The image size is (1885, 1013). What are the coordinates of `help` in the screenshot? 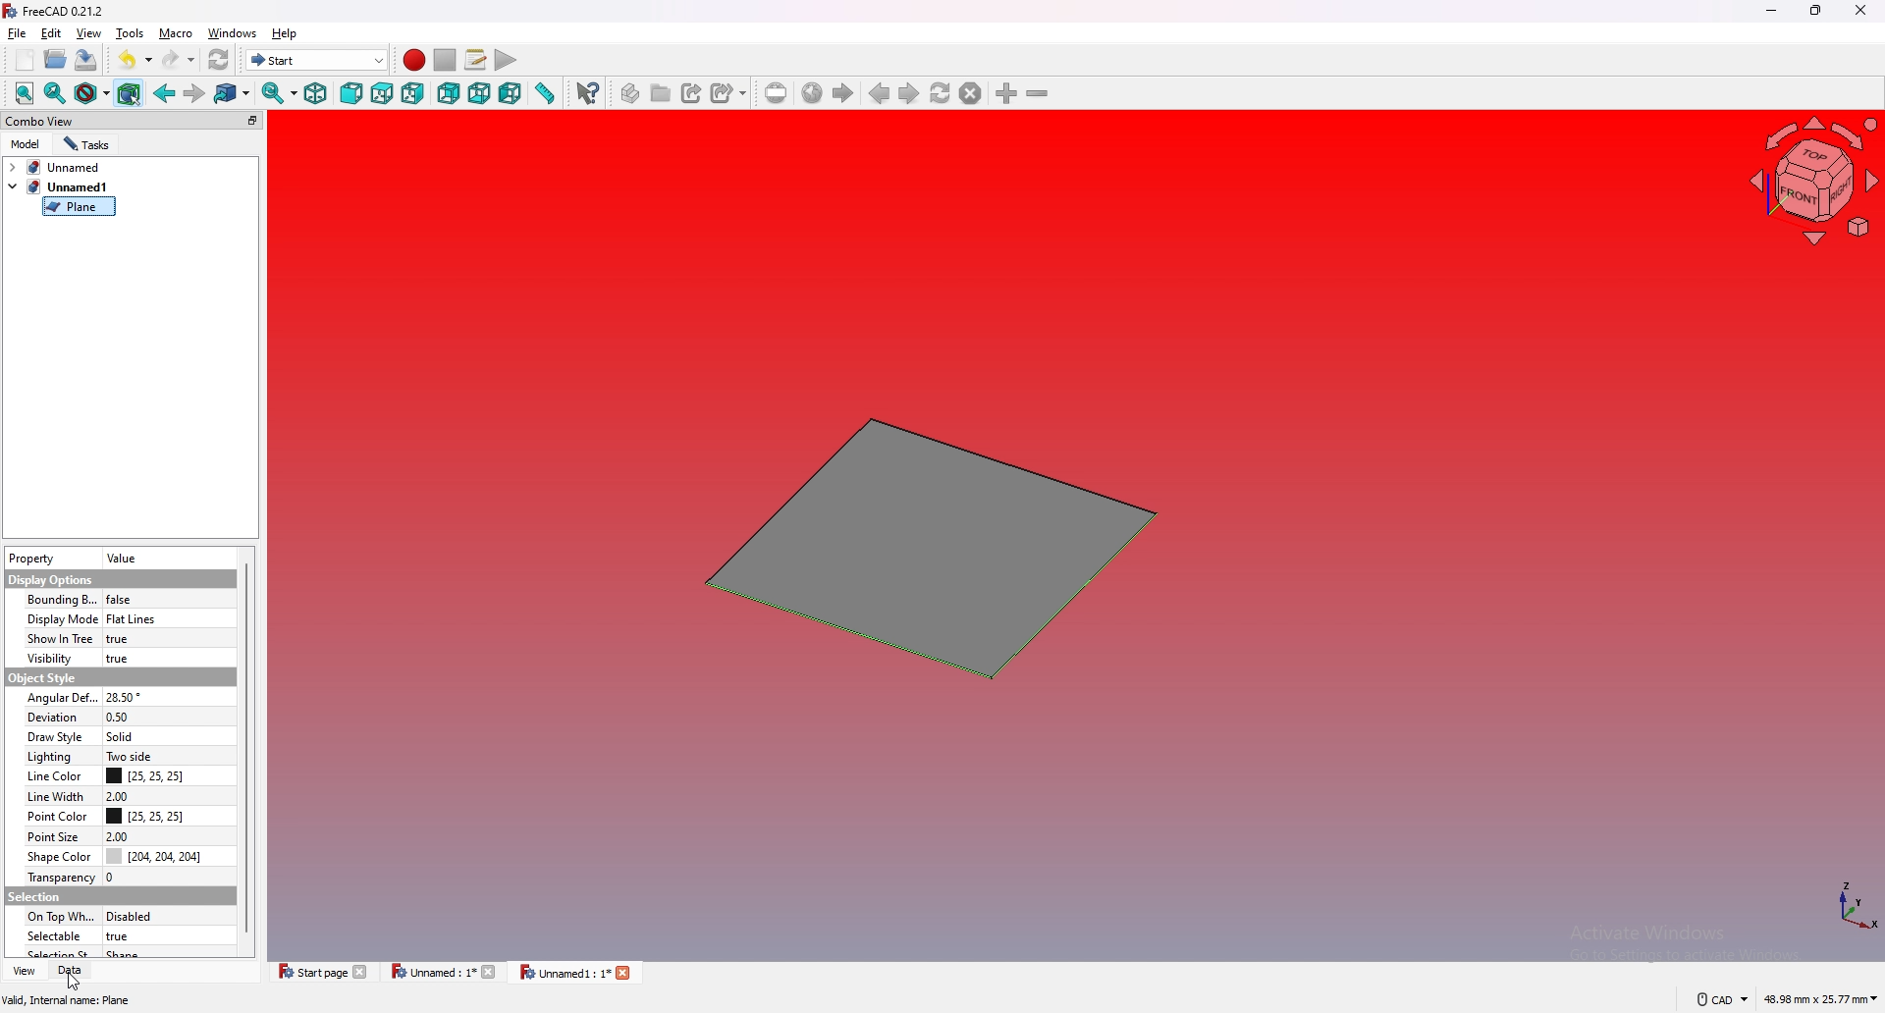 It's located at (286, 33).